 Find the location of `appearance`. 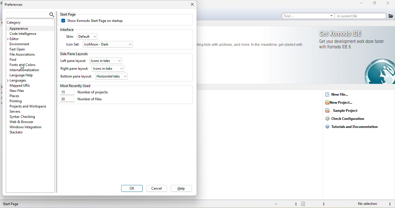

appearance is located at coordinates (25, 28).